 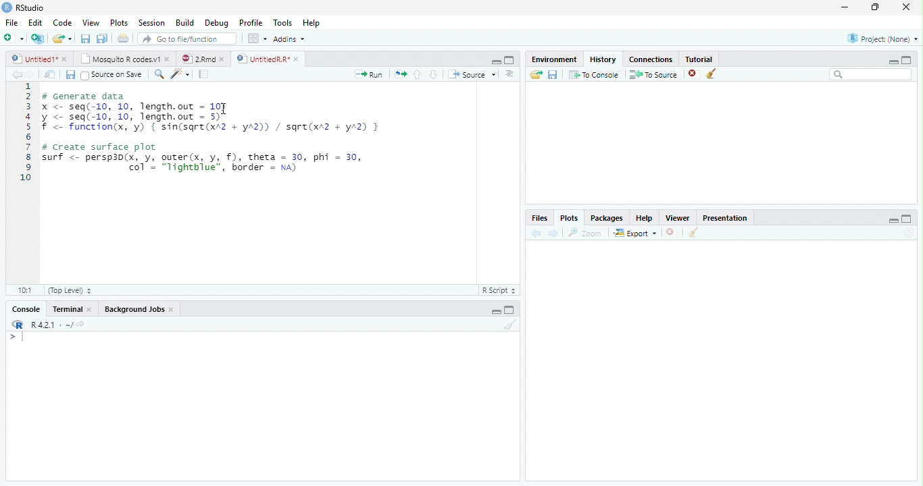 What do you see at coordinates (907, 219) in the screenshot?
I see `maximize` at bounding box center [907, 219].